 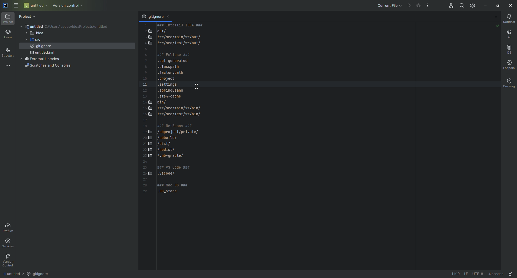 I want to click on untitled, so click(x=41, y=26).